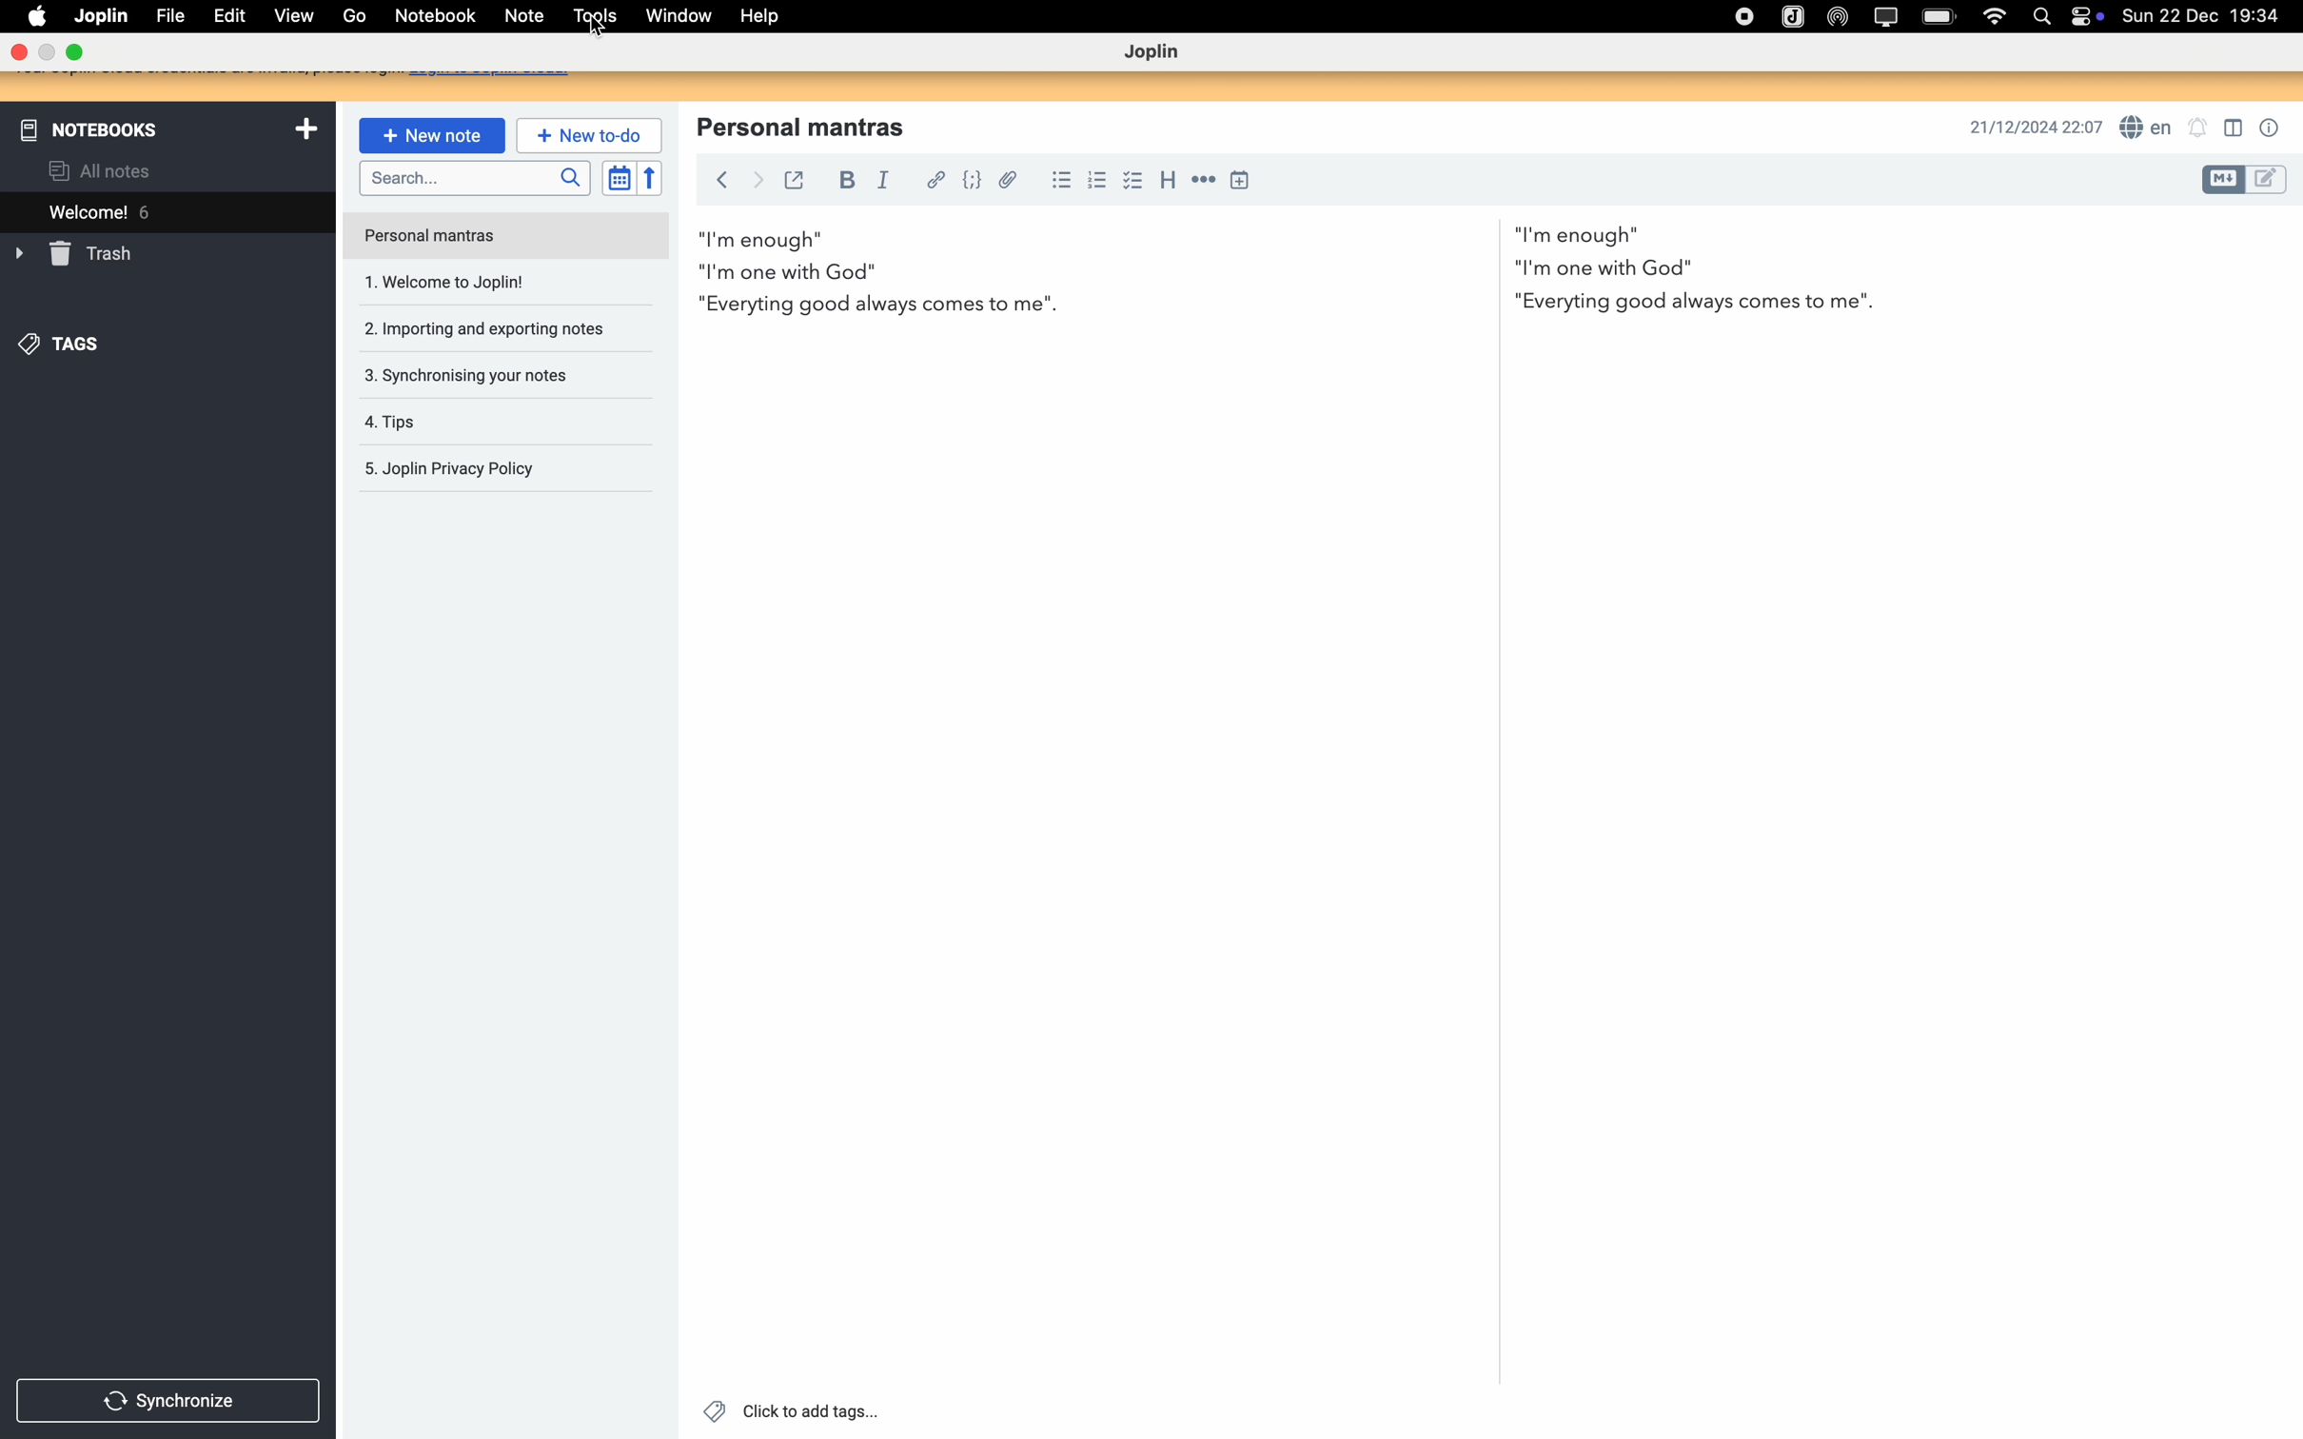  What do you see at coordinates (812, 125) in the screenshot?
I see `title` at bounding box center [812, 125].